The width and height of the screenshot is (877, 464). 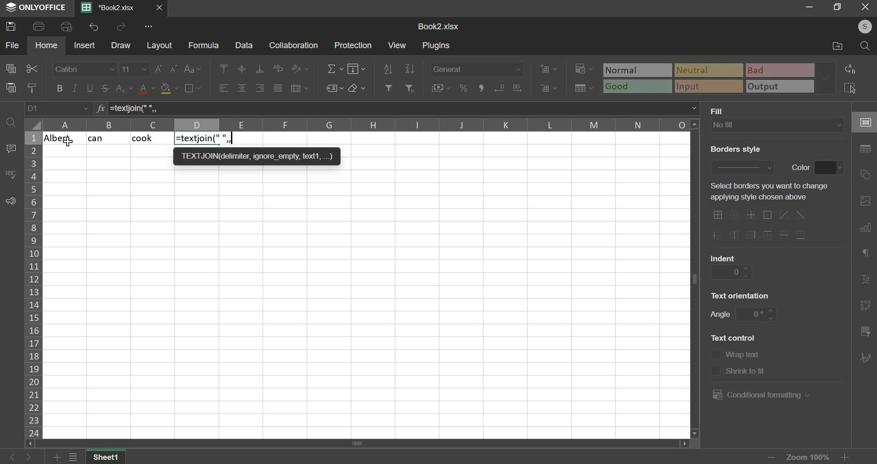 What do you see at coordinates (766, 192) in the screenshot?
I see `text` at bounding box center [766, 192].